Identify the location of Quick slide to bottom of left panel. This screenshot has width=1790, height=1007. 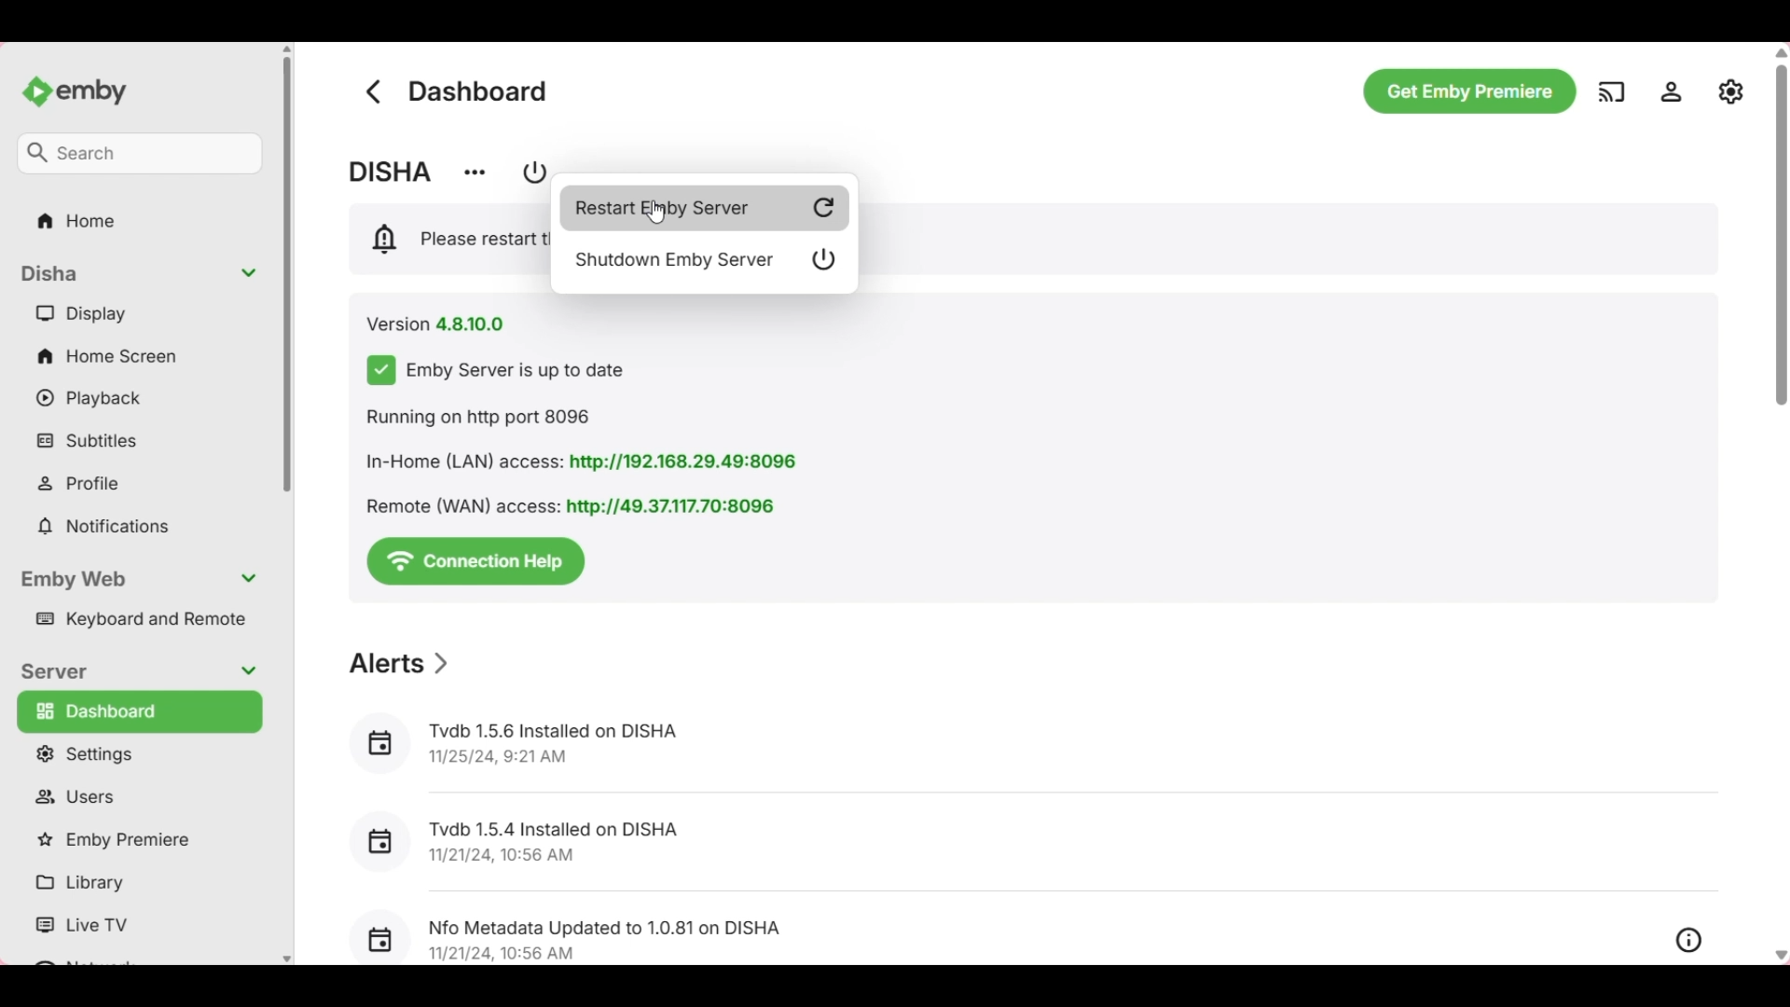
(287, 959).